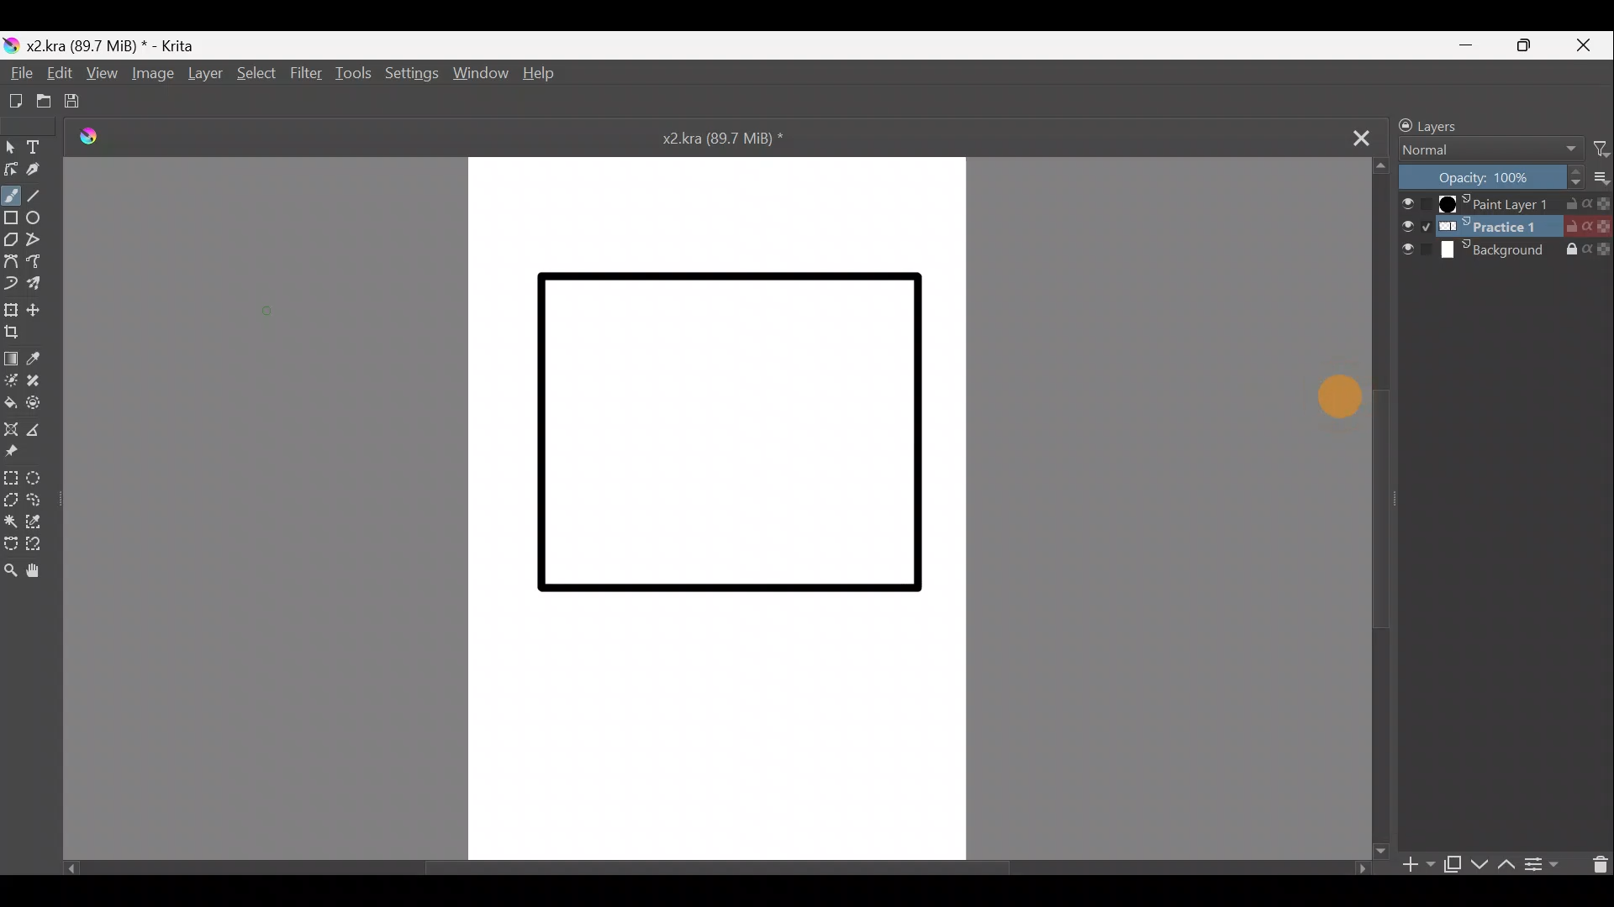 The width and height of the screenshot is (1614, 907). I want to click on Move layer/mask up, so click(1507, 864).